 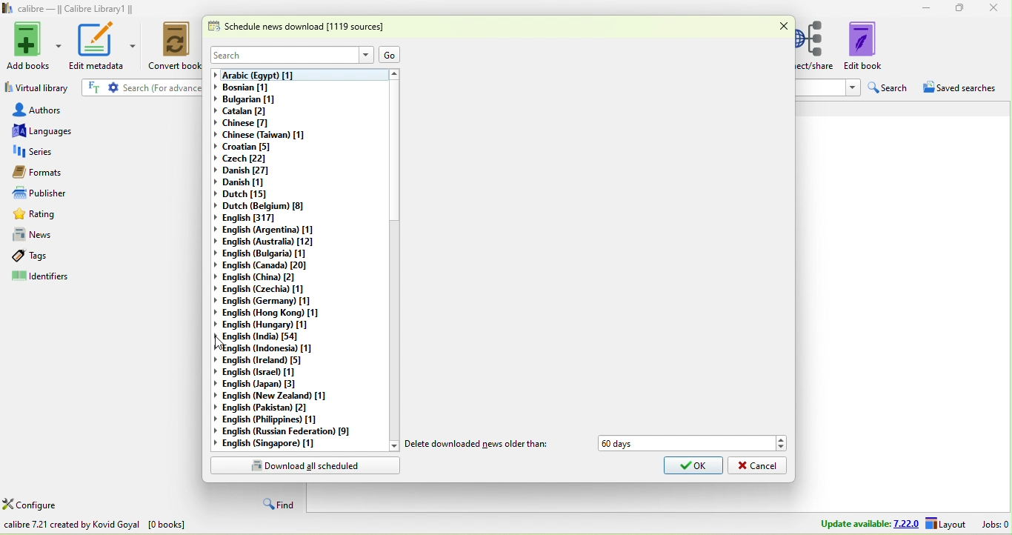 I want to click on maximize, so click(x=963, y=9).